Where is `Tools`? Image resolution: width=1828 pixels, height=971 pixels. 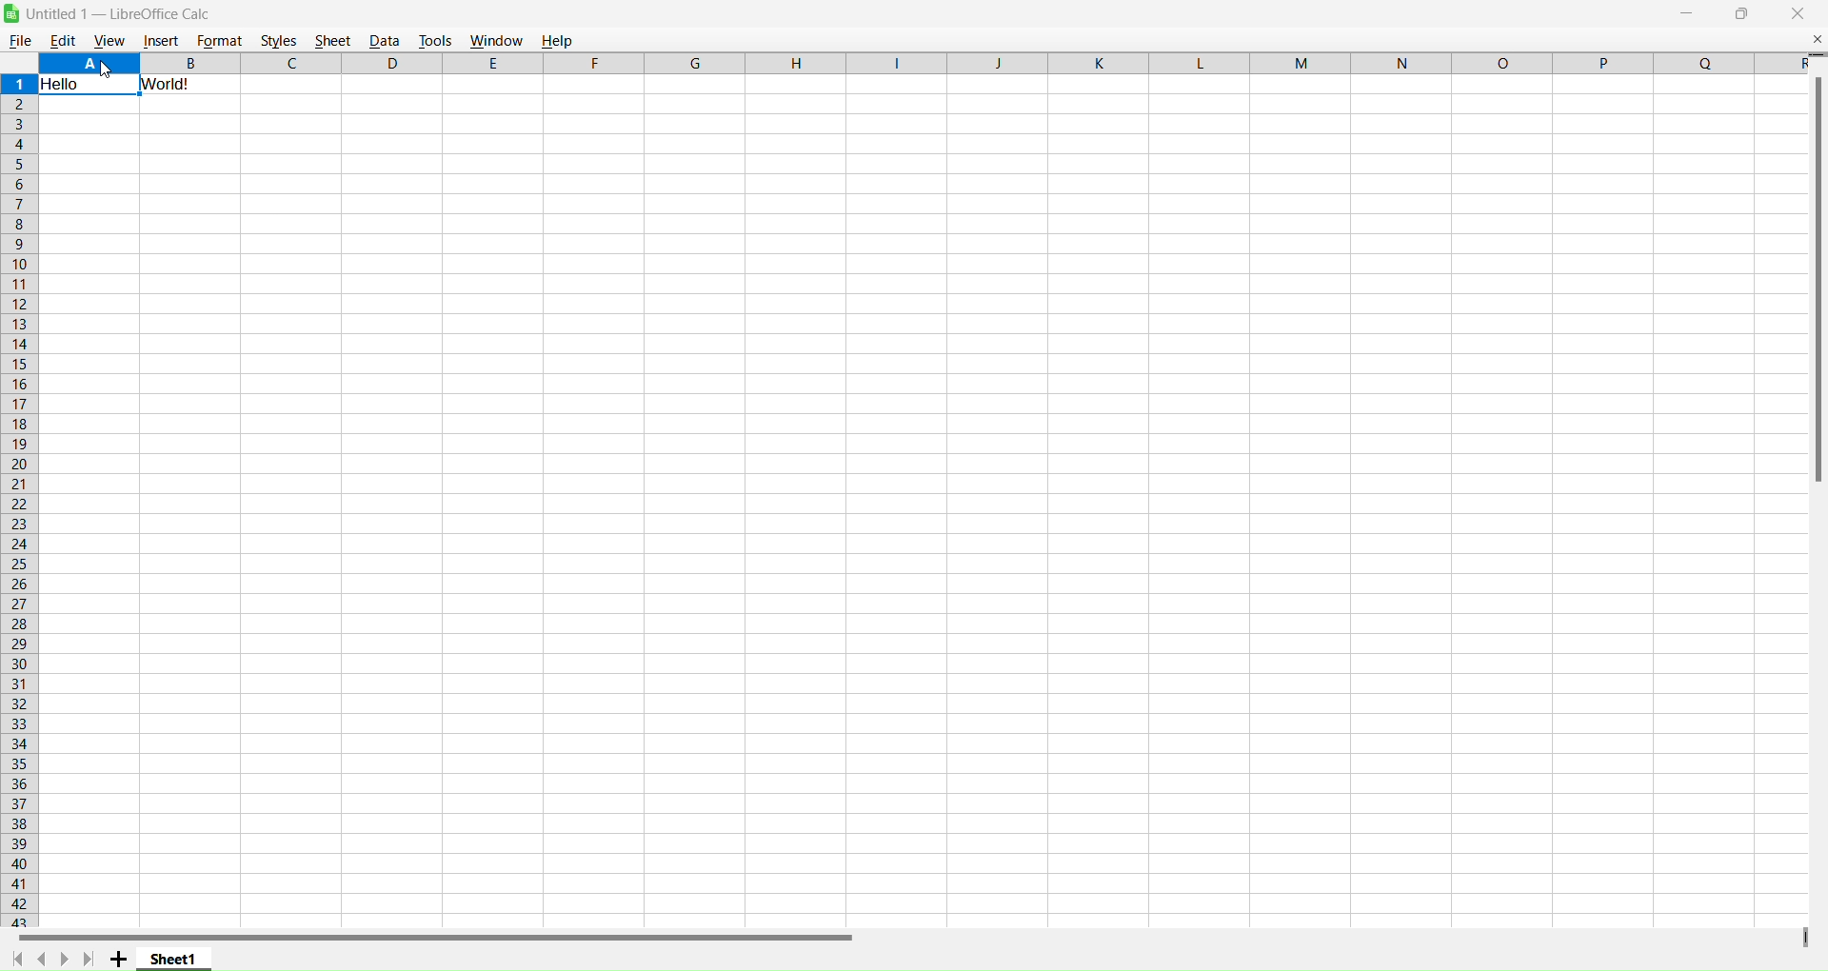 Tools is located at coordinates (435, 39).